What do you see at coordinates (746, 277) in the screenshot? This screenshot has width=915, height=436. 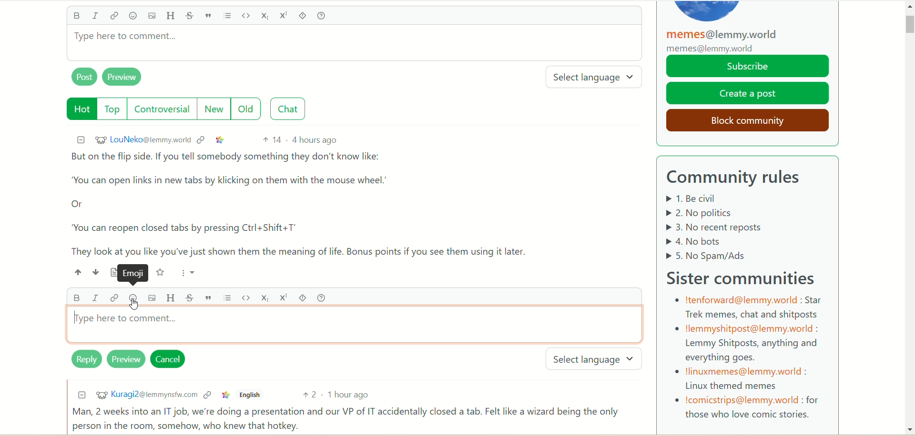 I see `sister community` at bounding box center [746, 277].